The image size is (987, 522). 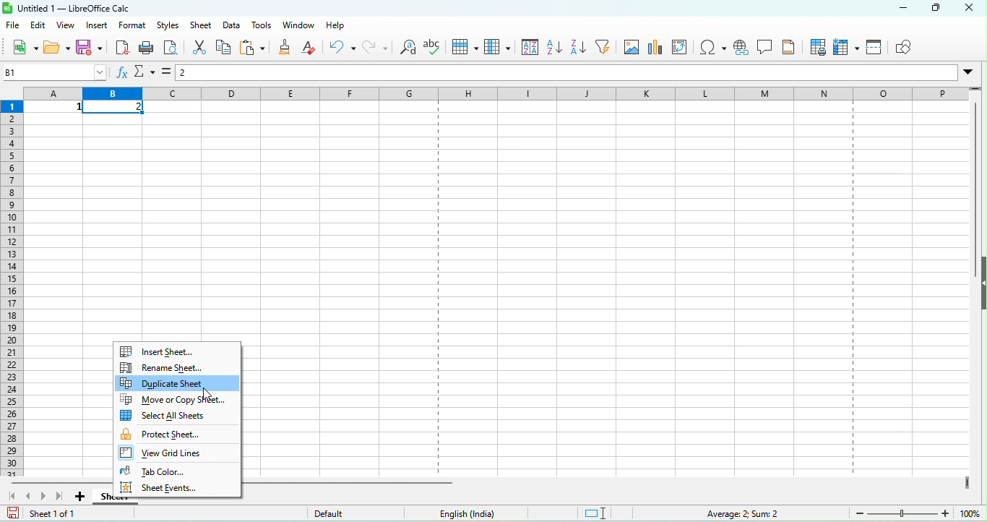 What do you see at coordinates (498, 48) in the screenshot?
I see `column` at bounding box center [498, 48].